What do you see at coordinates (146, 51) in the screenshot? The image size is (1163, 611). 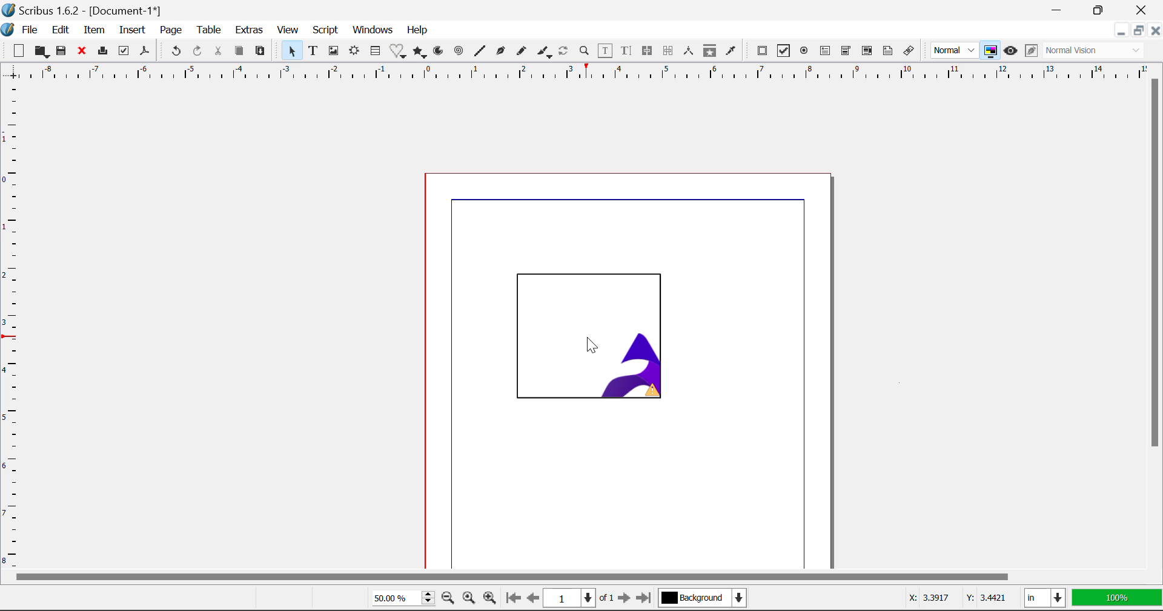 I see `Save as Pdf` at bounding box center [146, 51].